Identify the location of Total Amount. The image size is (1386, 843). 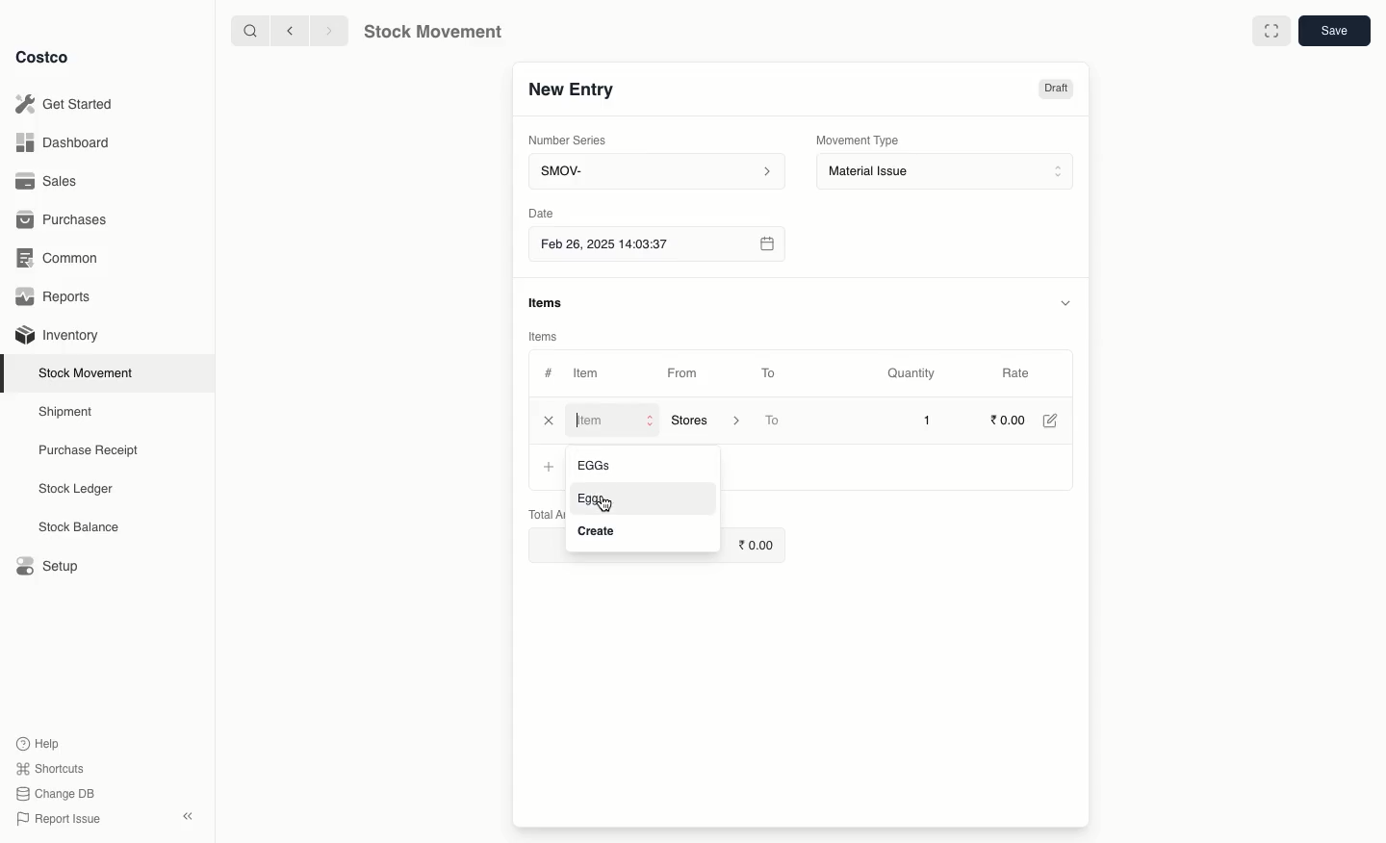
(541, 513).